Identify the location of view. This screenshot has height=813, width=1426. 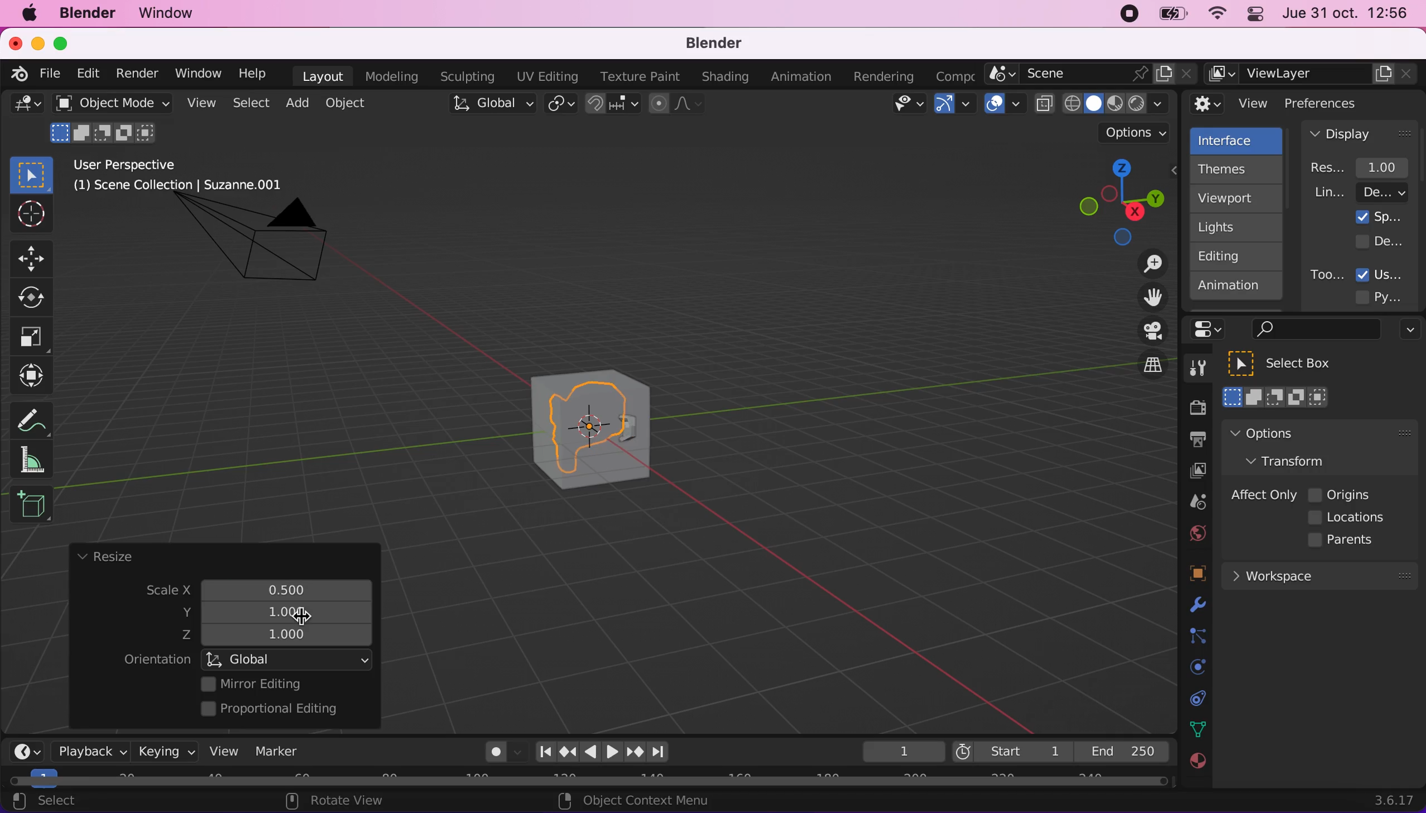
(199, 103).